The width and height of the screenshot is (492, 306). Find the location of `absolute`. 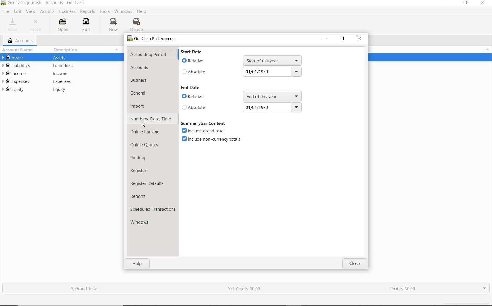

absolute is located at coordinates (196, 72).